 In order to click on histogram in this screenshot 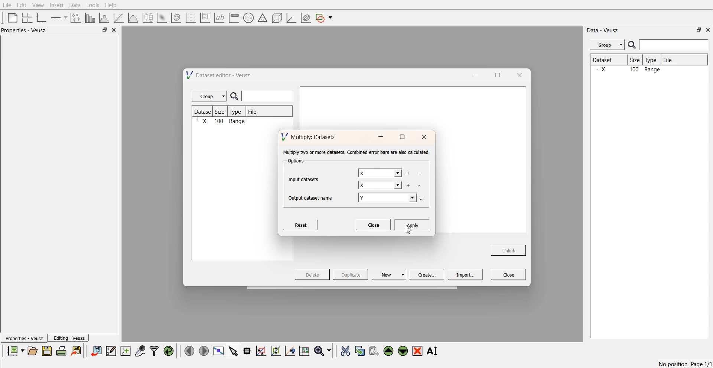, I will do `click(105, 17)`.